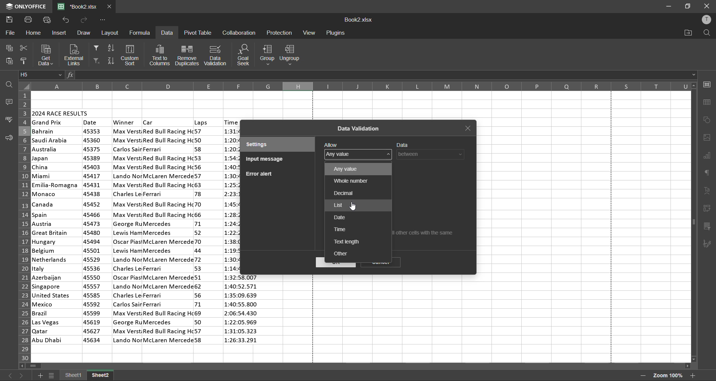 Image resolution: width=716 pixels, height=381 pixels. What do you see at coordinates (9, 375) in the screenshot?
I see `previous` at bounding box center [9, 375].